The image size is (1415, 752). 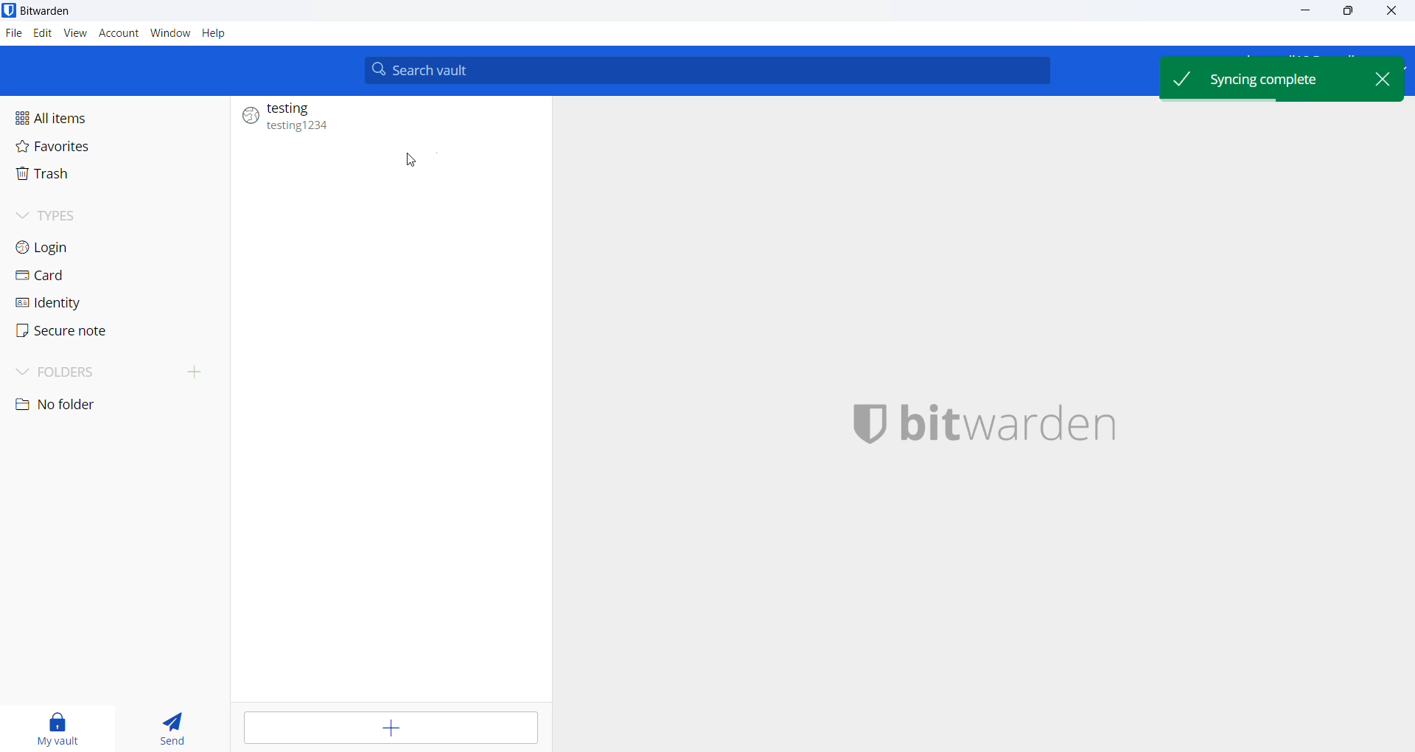 I want to click on account, so click(x=116, y=34).